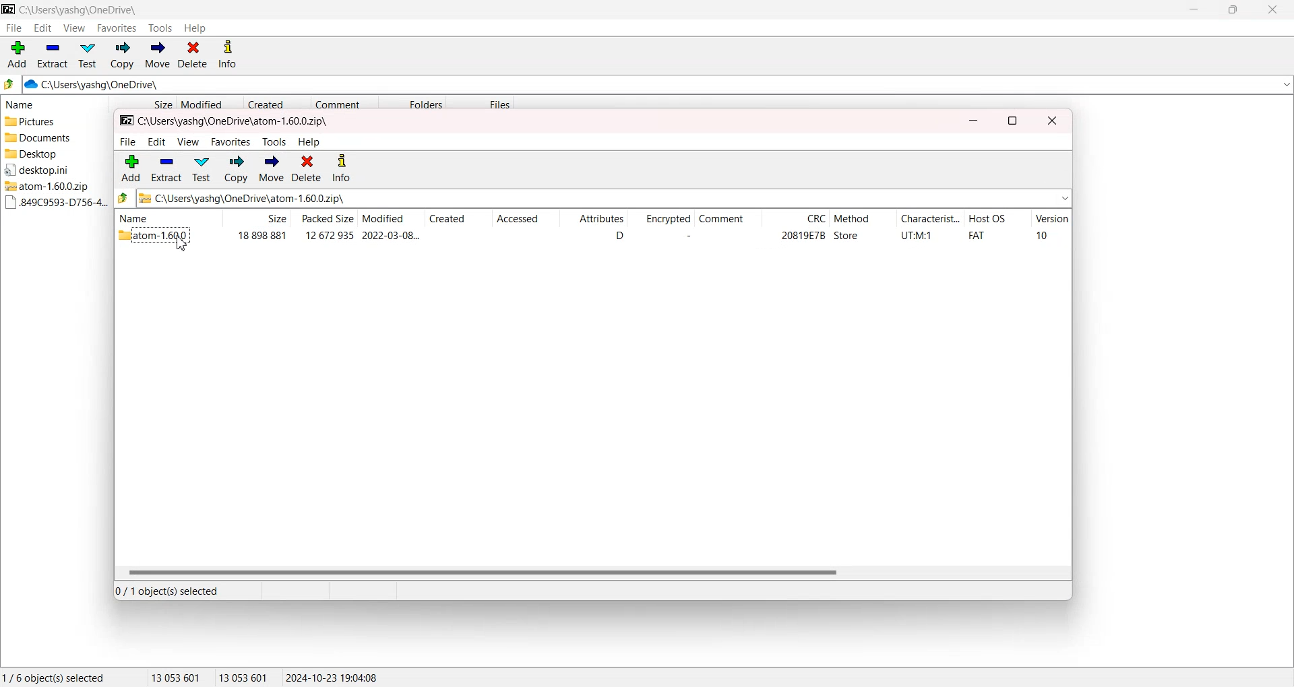  I want to click on Files, so click(481, 102).